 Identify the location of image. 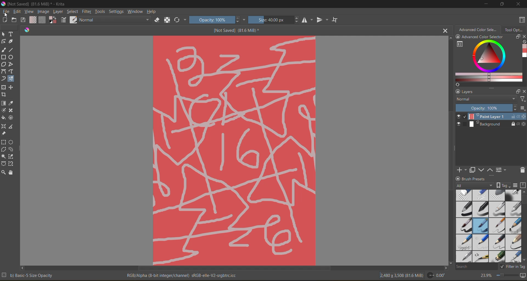
(44, 12).